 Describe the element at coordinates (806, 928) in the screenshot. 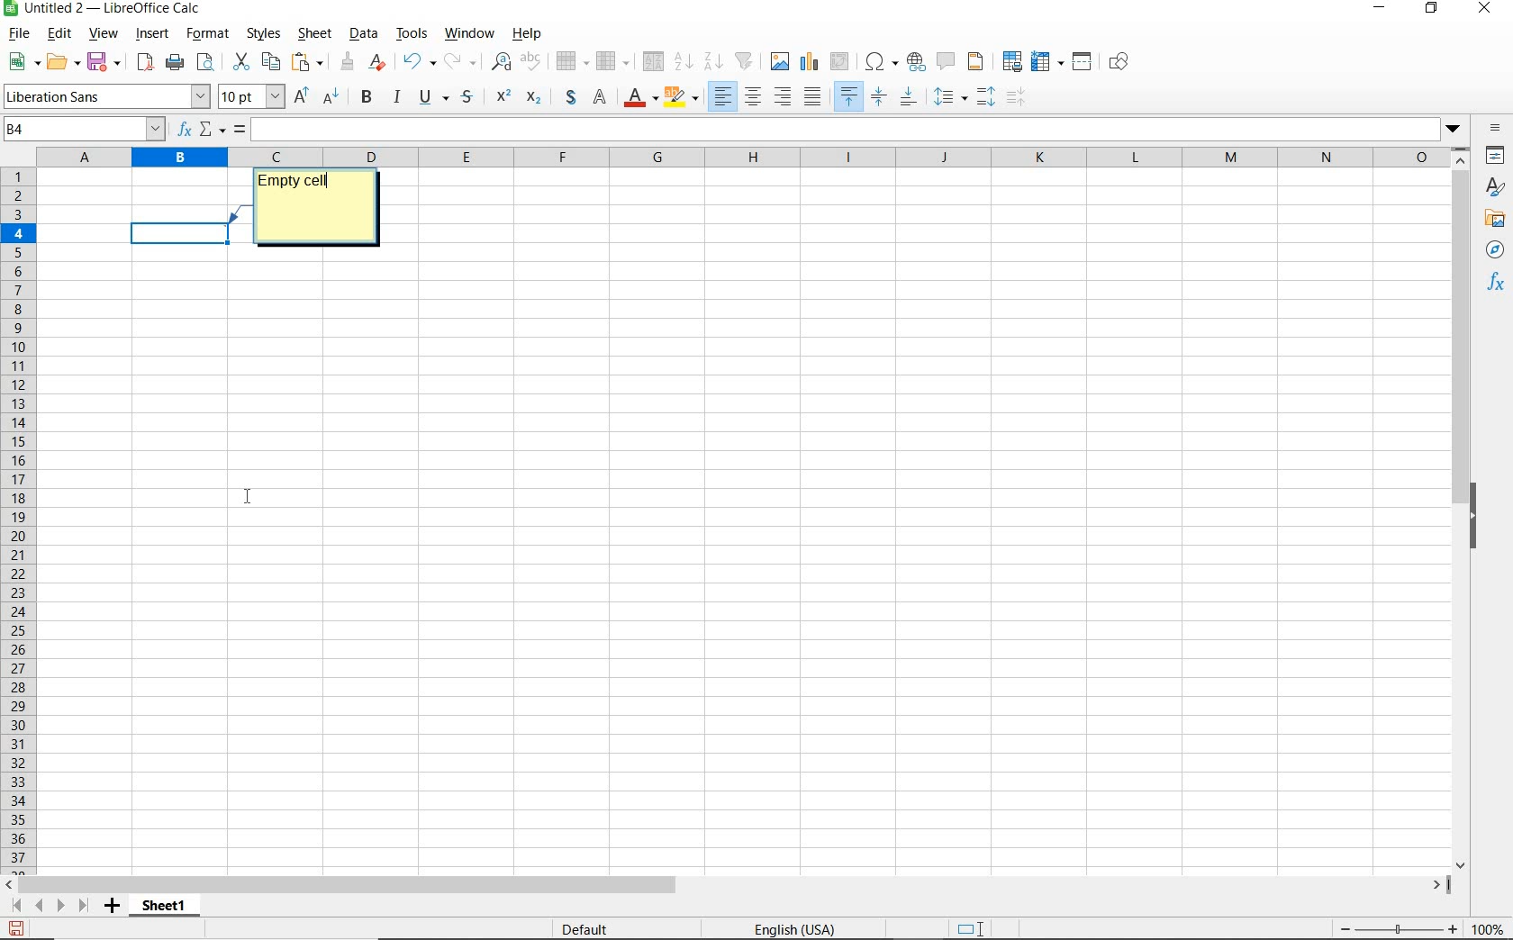

I see `English(USA)` at that location.